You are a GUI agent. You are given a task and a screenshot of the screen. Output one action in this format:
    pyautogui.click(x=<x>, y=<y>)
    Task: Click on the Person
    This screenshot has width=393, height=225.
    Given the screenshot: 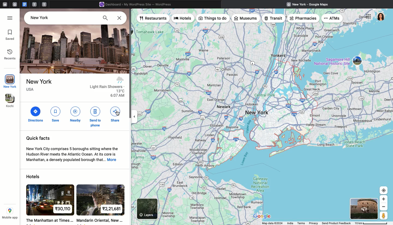 What is the action you would take?
    pyautogui.click(x=384, y=216)
    